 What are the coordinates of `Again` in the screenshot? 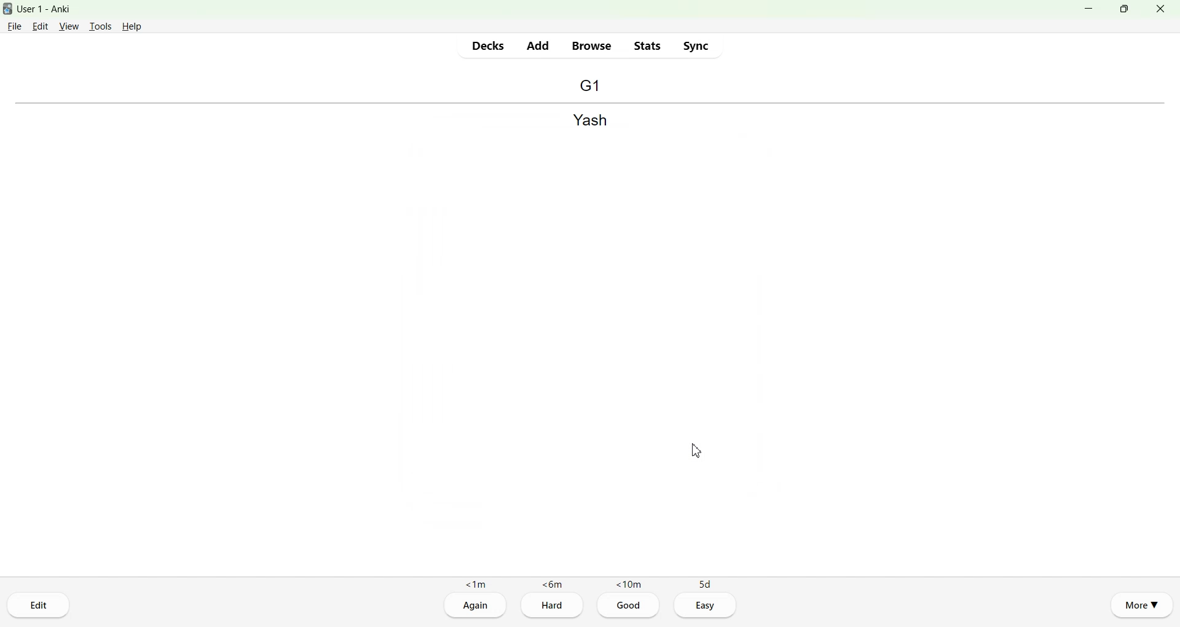 It's located at (475, 606).